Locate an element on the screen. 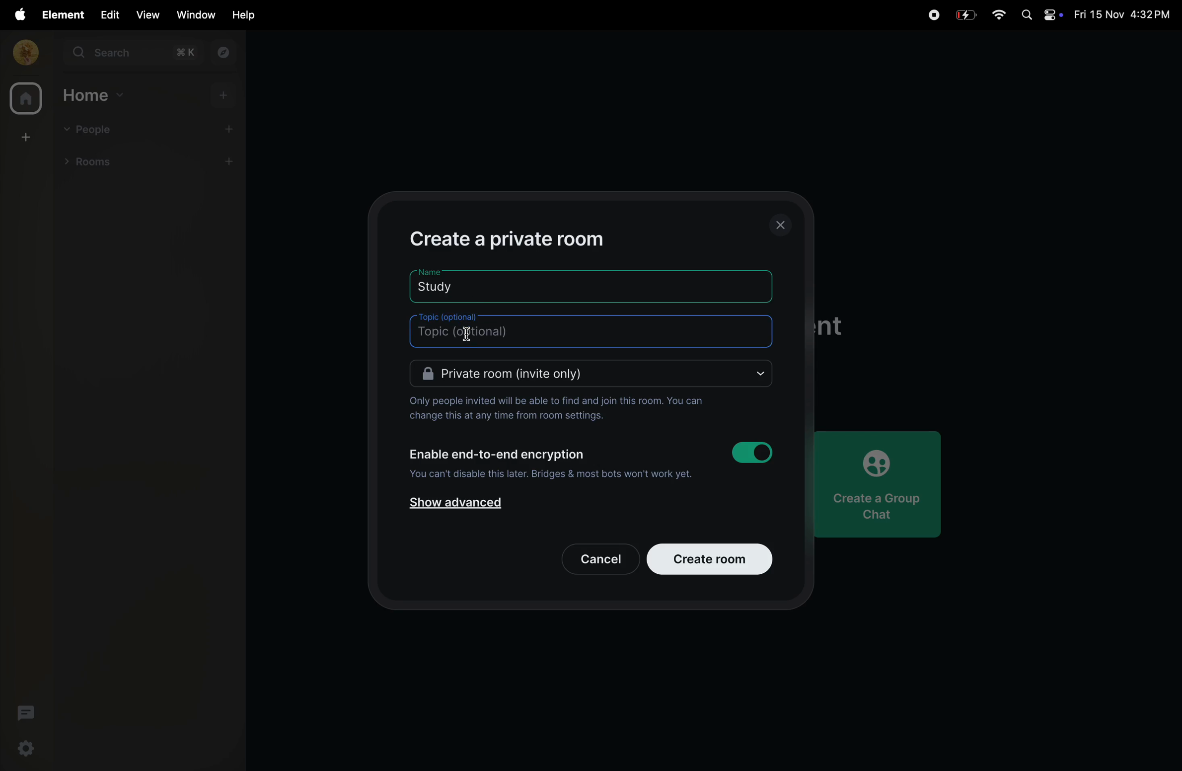  cursor is located at coordinates (468, 340).